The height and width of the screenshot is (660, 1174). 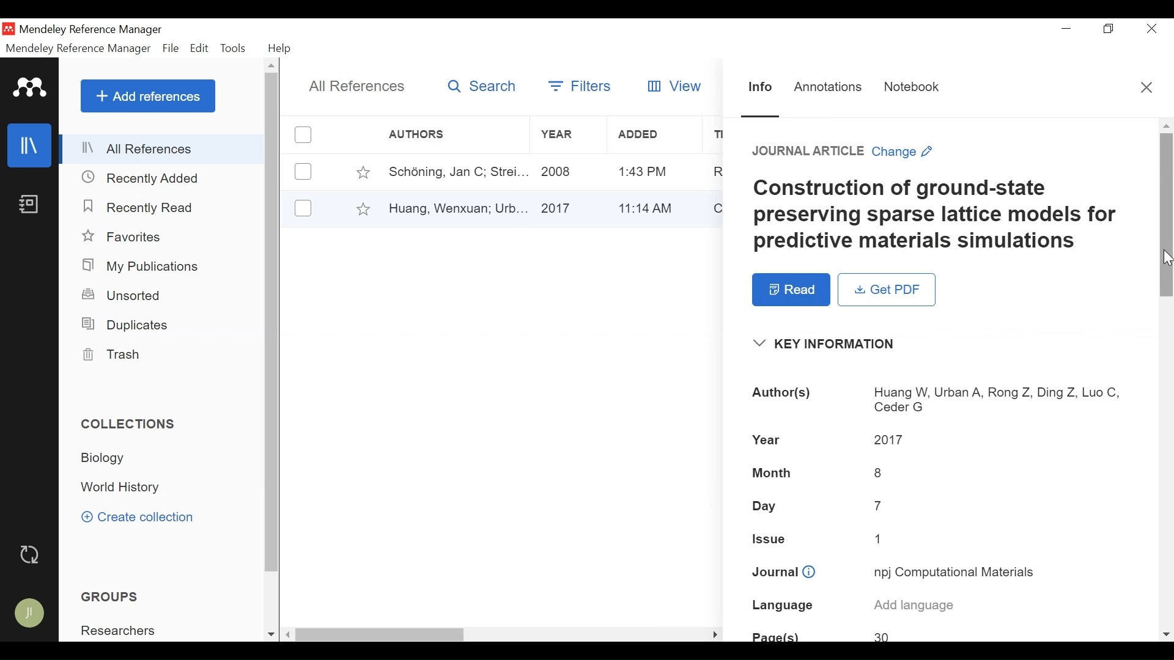 What do you see at coordinates (271, 636) in the screenshot?
I see `Scroll down` at bounding box center [271, 636].